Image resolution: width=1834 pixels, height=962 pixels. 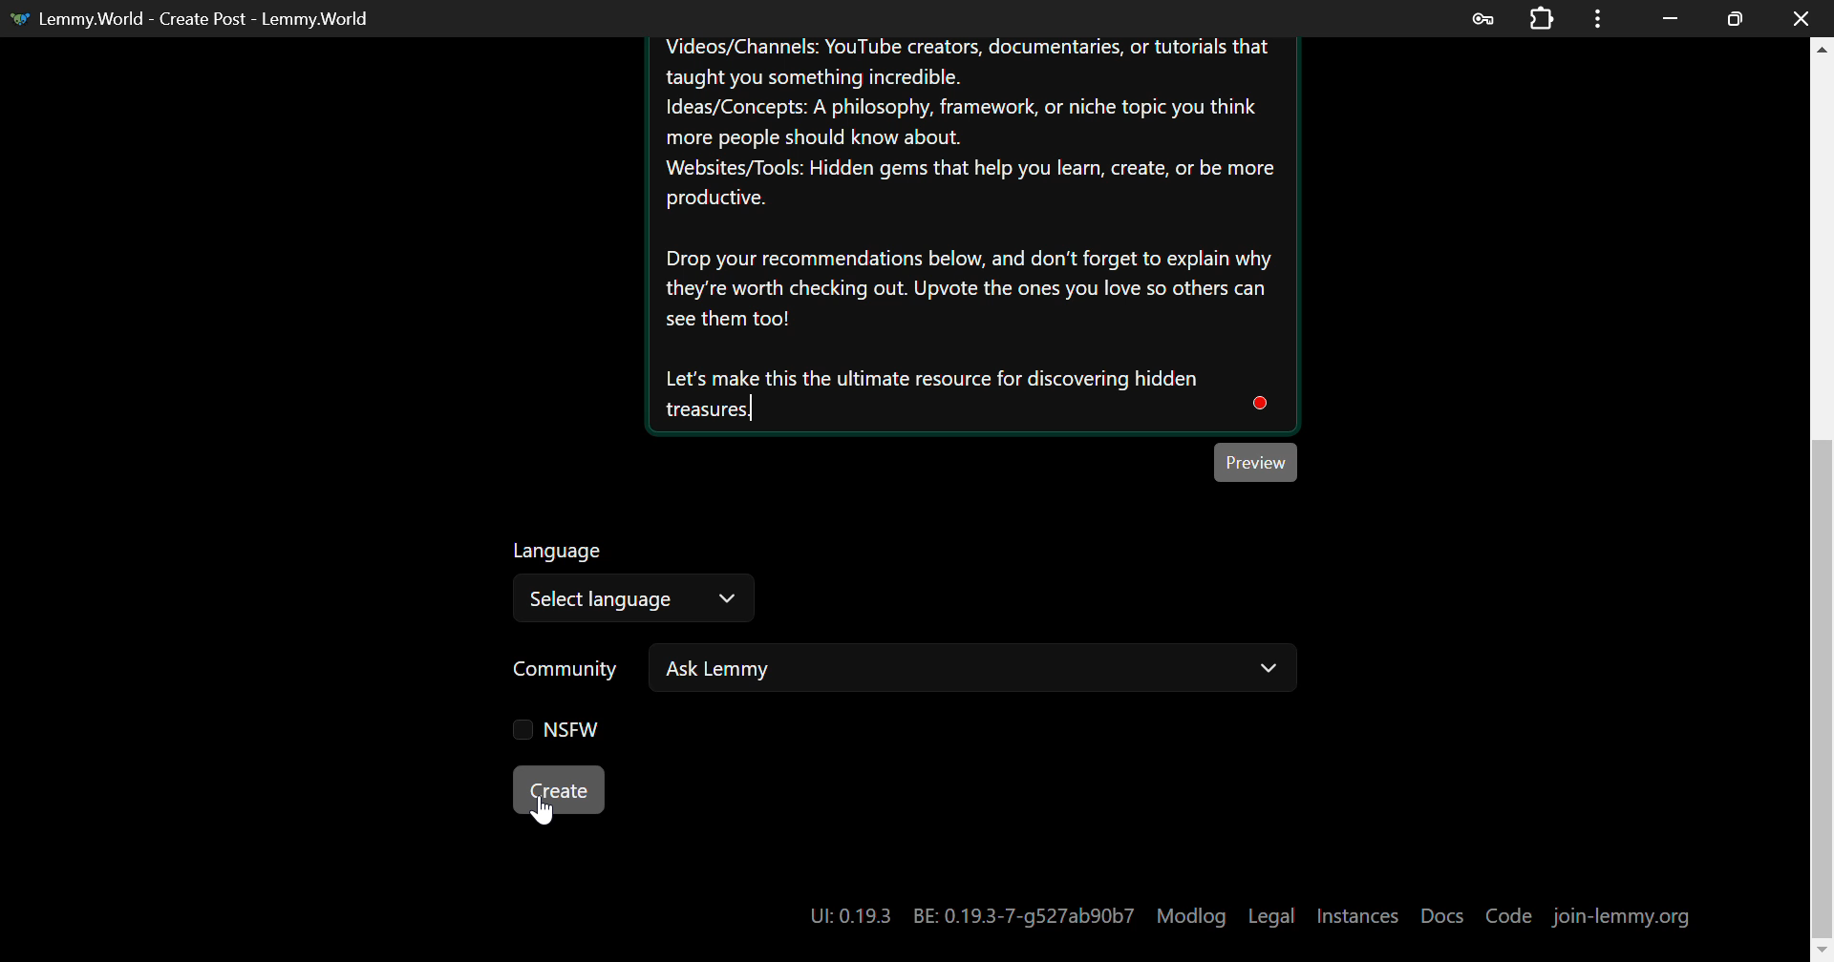 What do you see at coordinates (560, 789) in the screenshot?
I see `Create` at bounding box center [560, 789].